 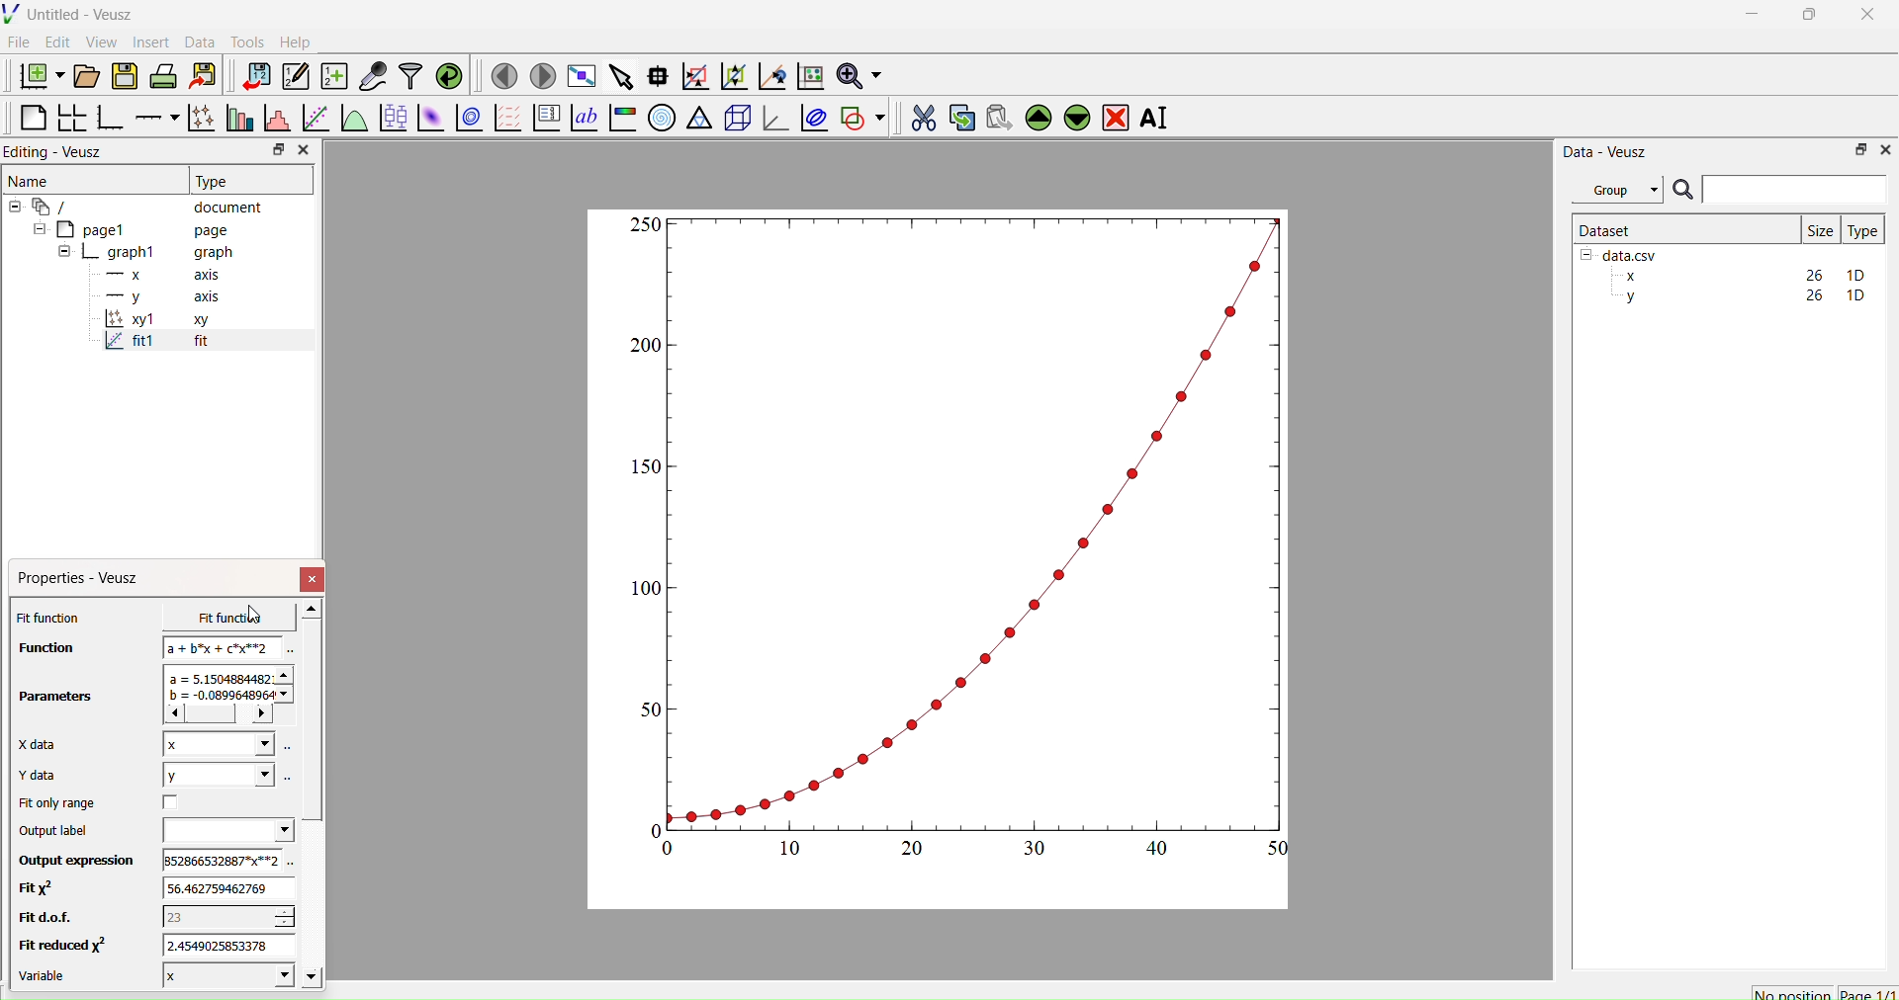 What do you see at coordinates (620, 118) in the screenshot?
I see `Image color bar` at bounding box center [620, 118].